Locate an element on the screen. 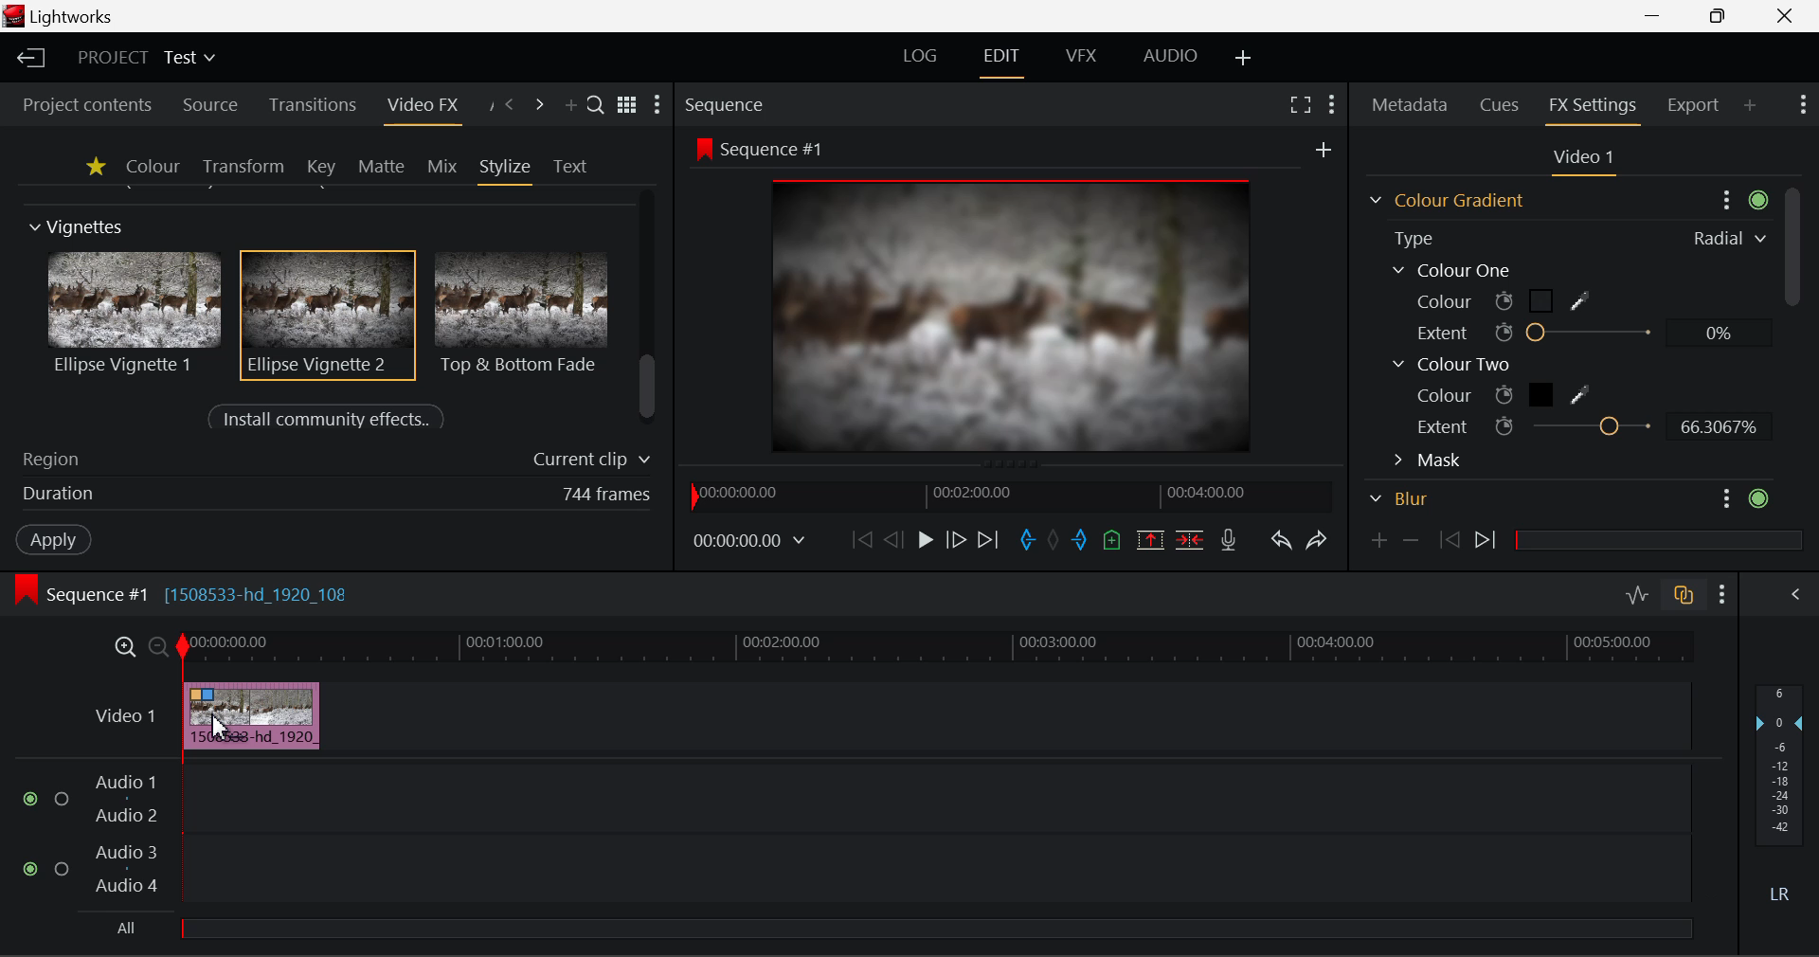 The width and height of the screenshot is (1819, 957). Back to Homepage is located at coordinates (27, 59).